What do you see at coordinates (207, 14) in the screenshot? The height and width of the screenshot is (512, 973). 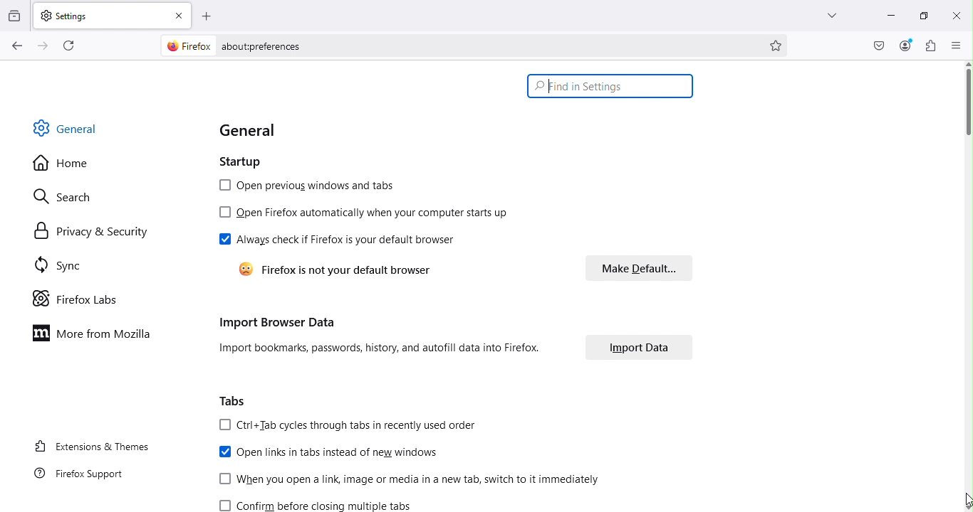 I see `Open a new tab` at bounding box center [207, 14].